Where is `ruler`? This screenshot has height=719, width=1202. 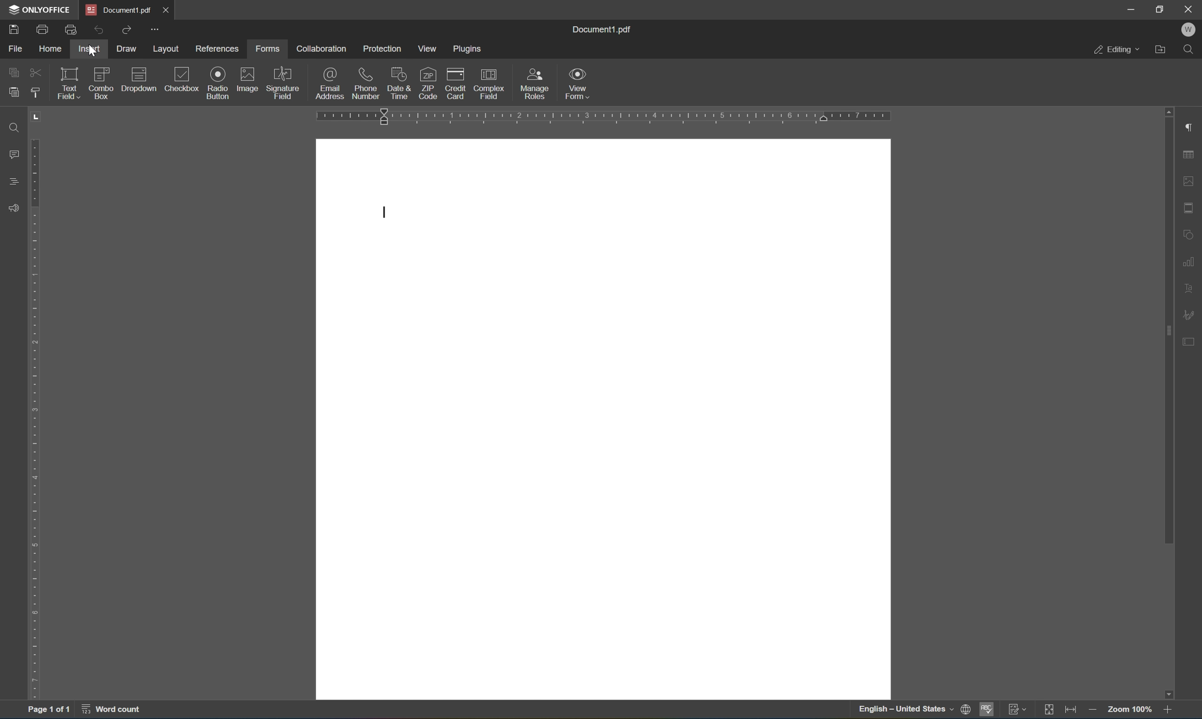 ruler is located at coordinates (35, 402).